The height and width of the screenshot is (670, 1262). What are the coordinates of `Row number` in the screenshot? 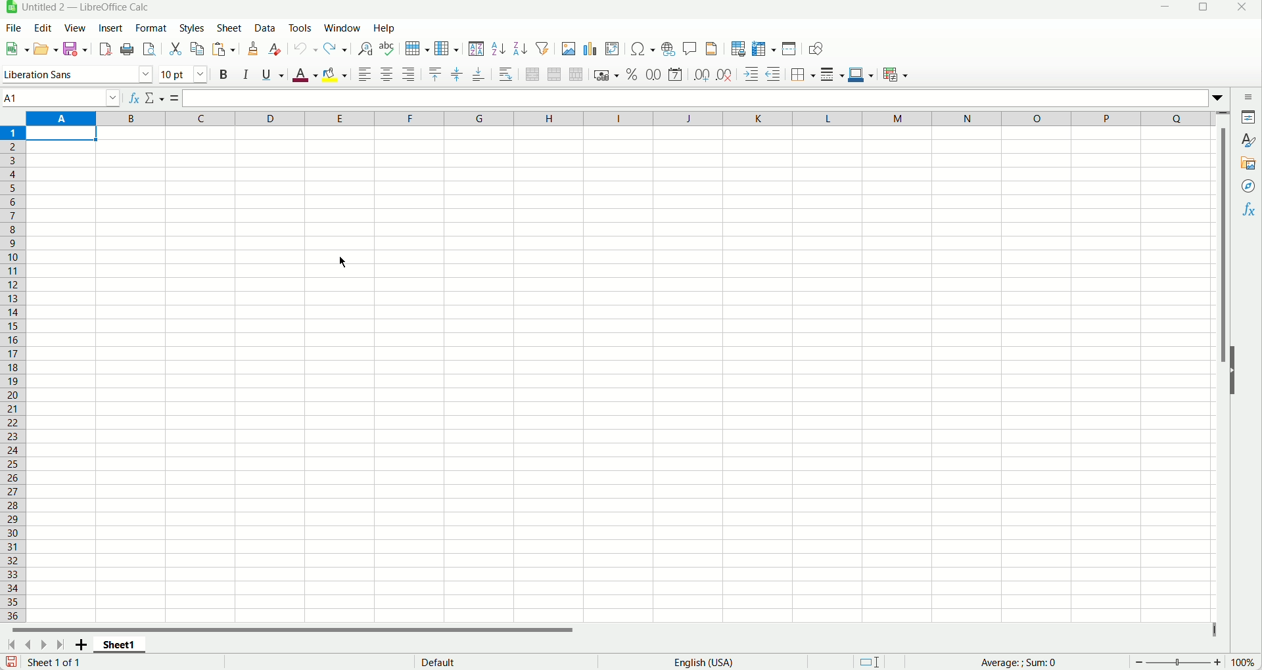 It's located at (14, 375).